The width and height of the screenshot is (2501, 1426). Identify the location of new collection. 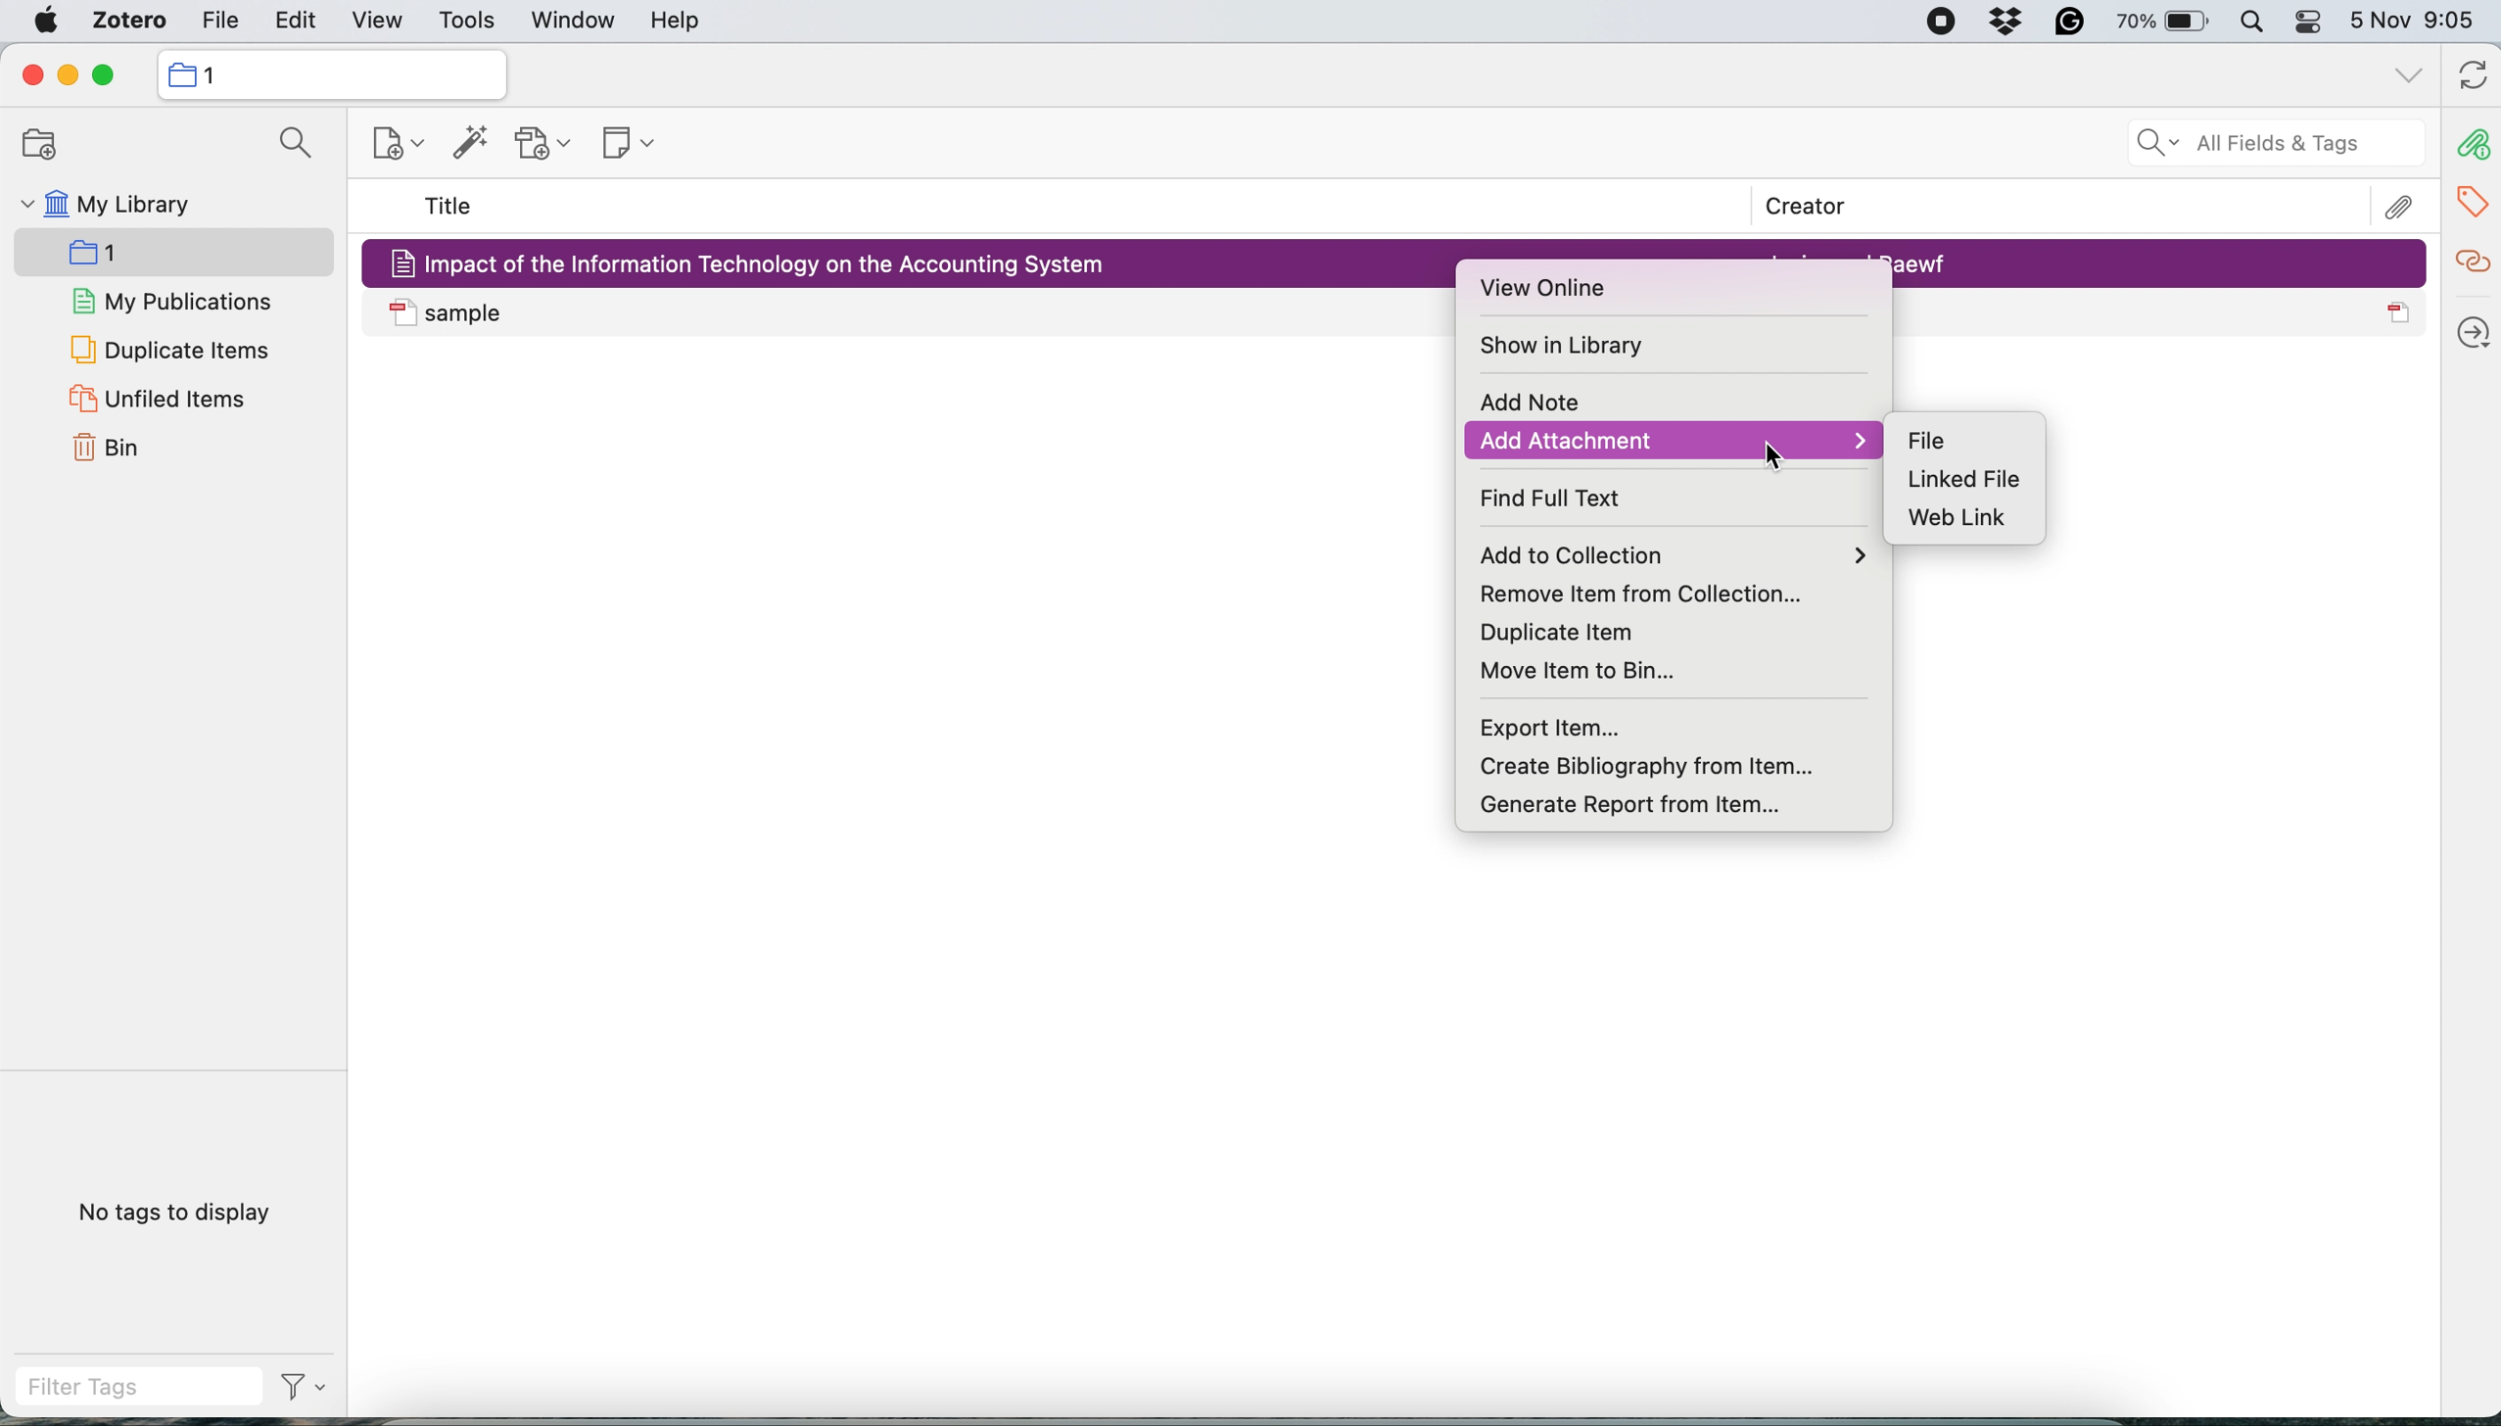
(329, 73).